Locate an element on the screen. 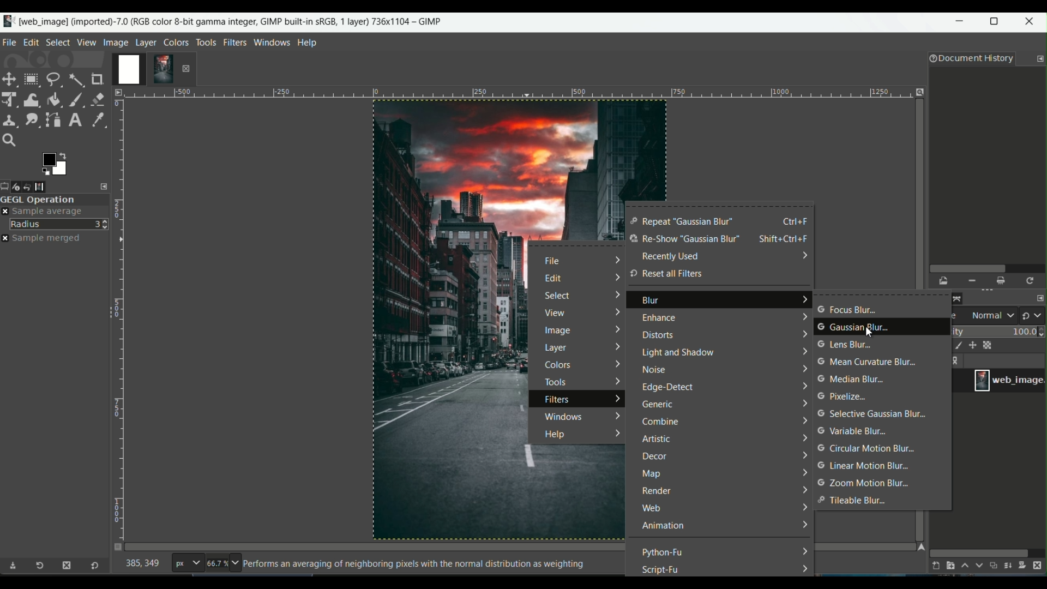 The height and width of the screenshot is (589, 1047). image is located at coordinates (557, 332).